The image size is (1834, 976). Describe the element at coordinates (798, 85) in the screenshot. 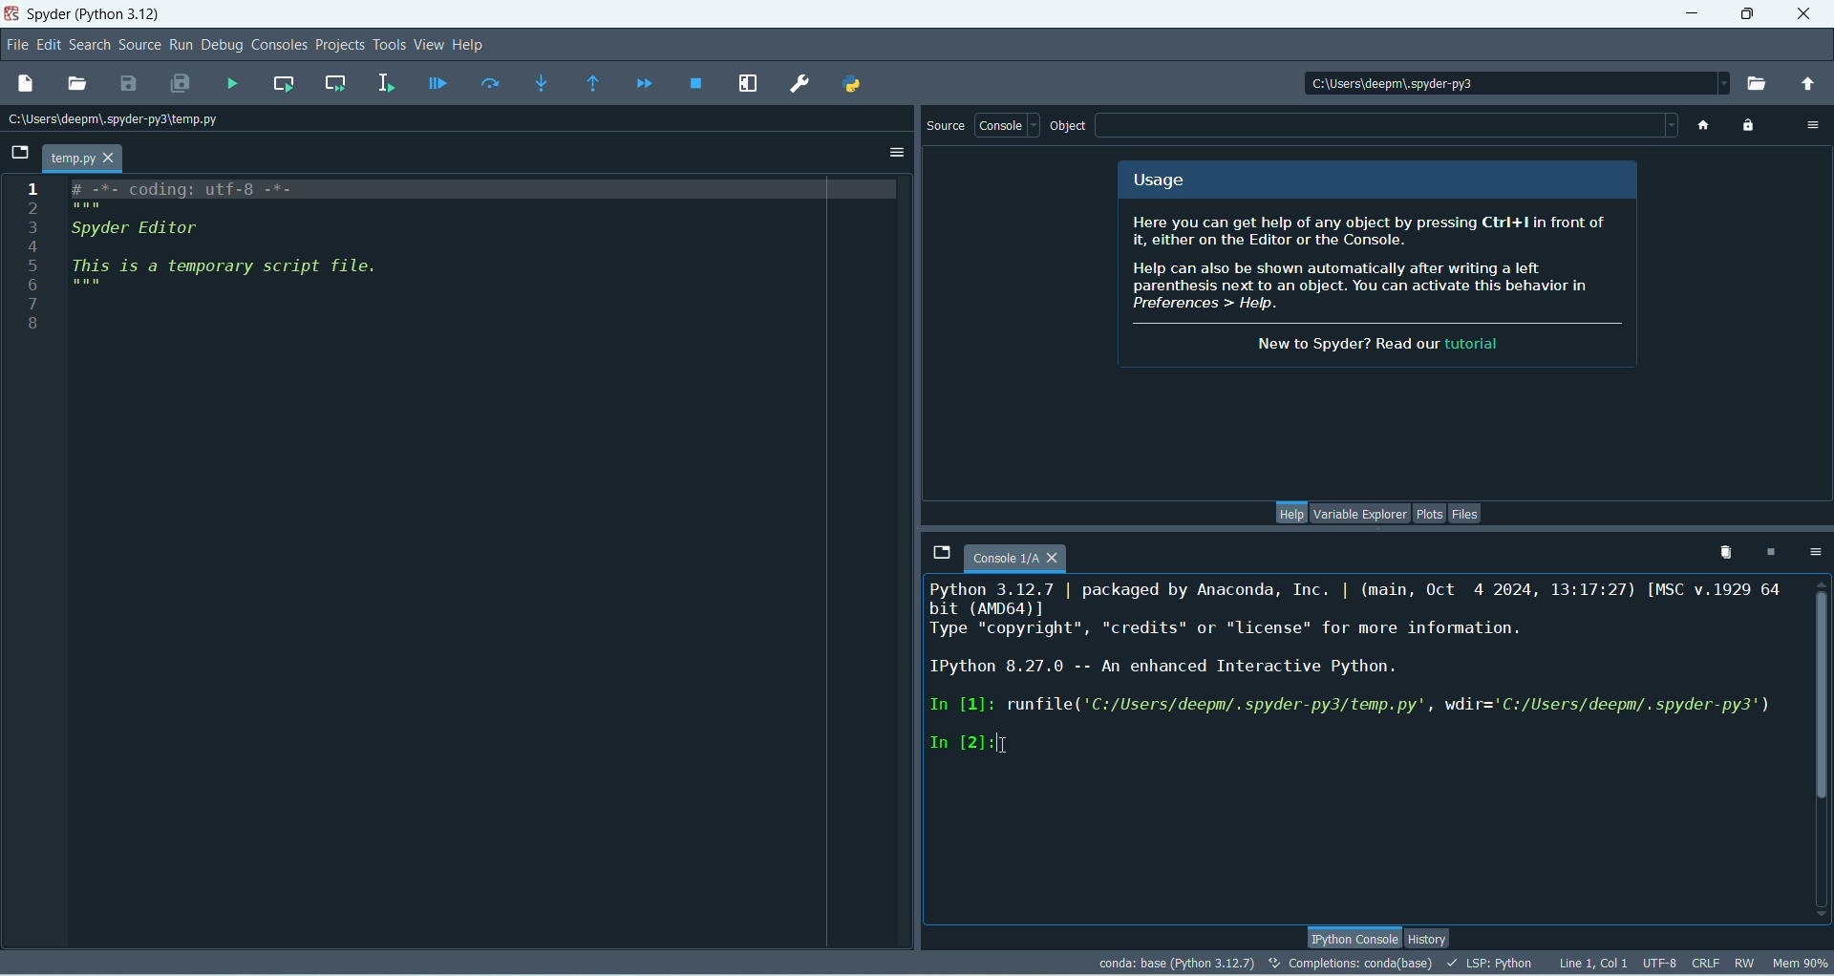

I see `preferences` at that location.